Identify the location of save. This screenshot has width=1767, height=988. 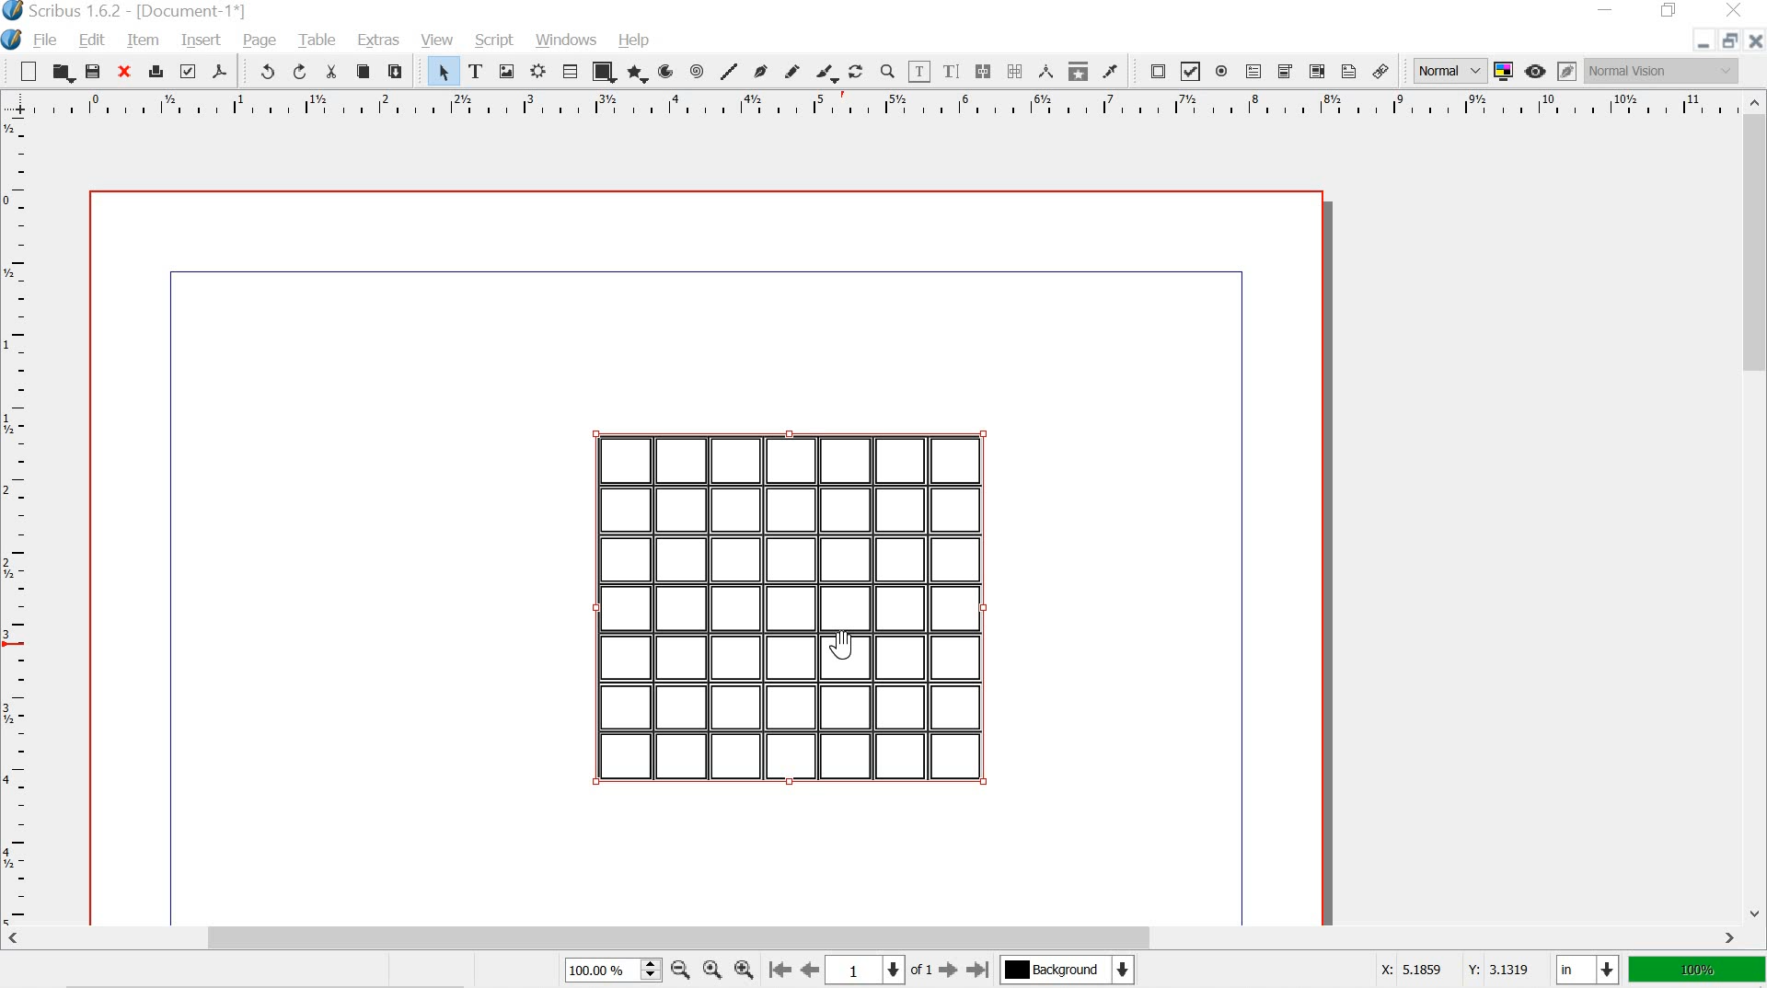
(93, 71).